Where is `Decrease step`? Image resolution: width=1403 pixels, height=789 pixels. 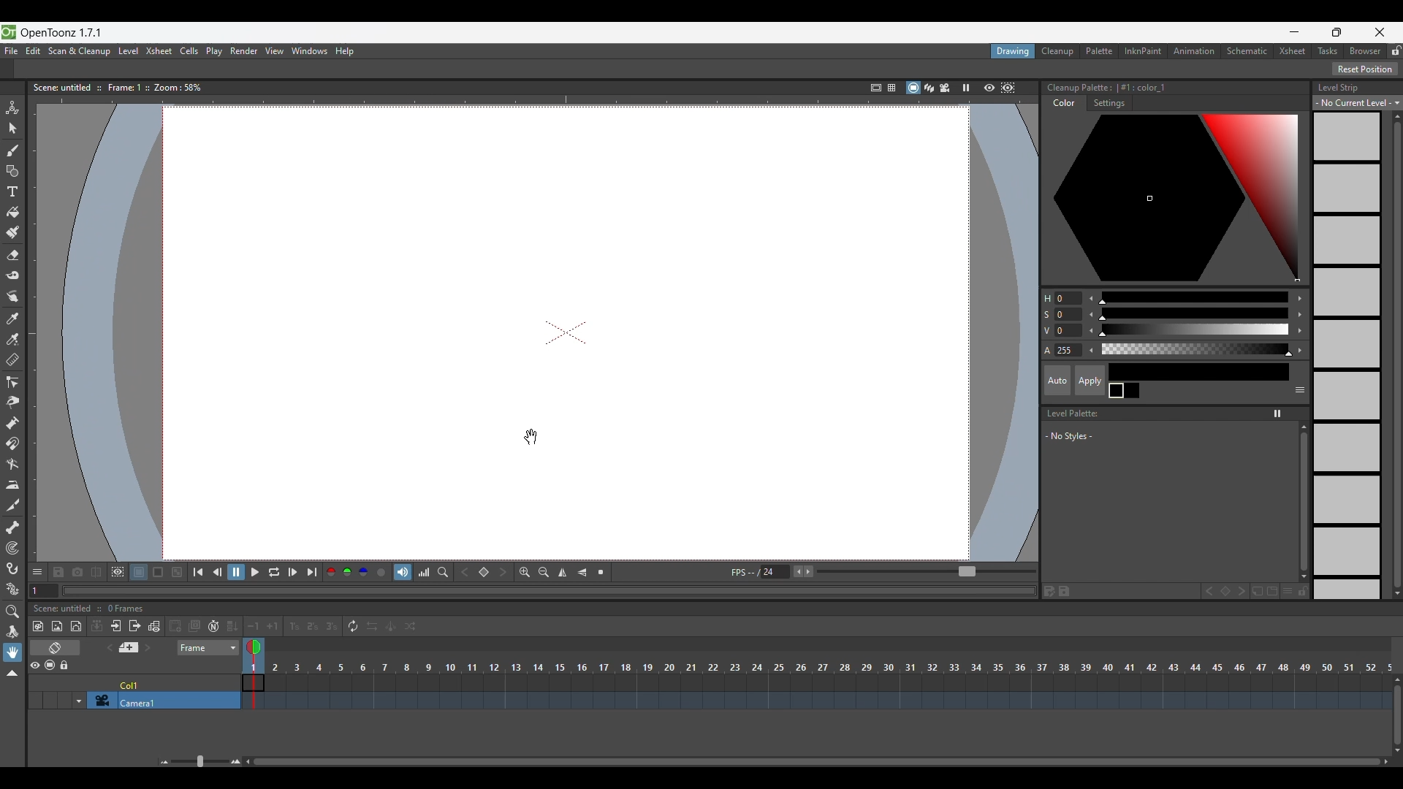
Decrease step is located at coordinates (253, 626).